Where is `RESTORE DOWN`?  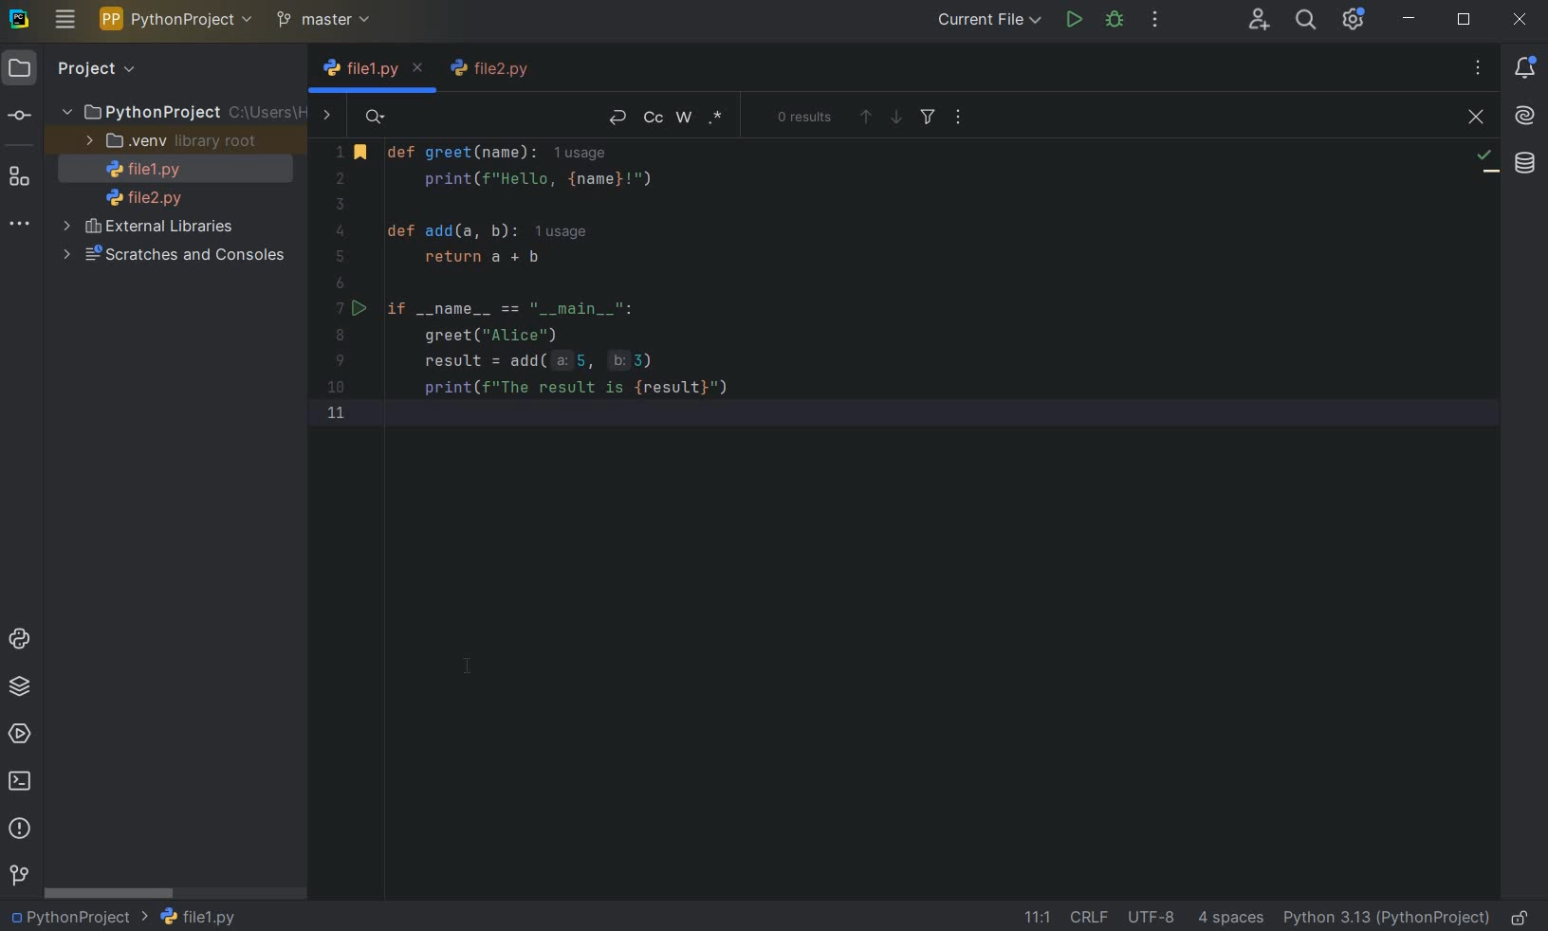
RESTORE DOWN is located at coordinates (1465, 22).